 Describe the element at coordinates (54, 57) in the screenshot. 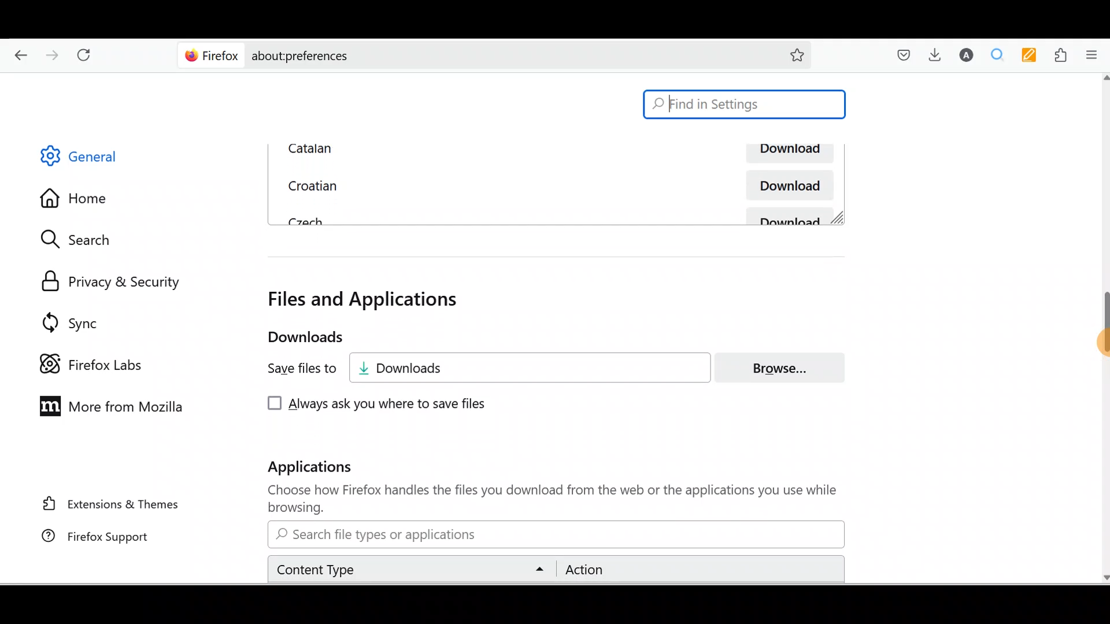

I see `Go forward one page` at that location.